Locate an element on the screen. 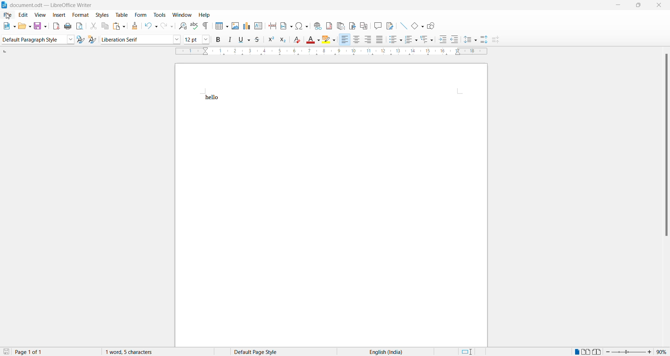 The image size is (670, 356). Style options is located at coordinates (70, 39).